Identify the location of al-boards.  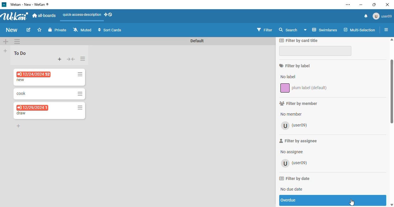
(44, 16).